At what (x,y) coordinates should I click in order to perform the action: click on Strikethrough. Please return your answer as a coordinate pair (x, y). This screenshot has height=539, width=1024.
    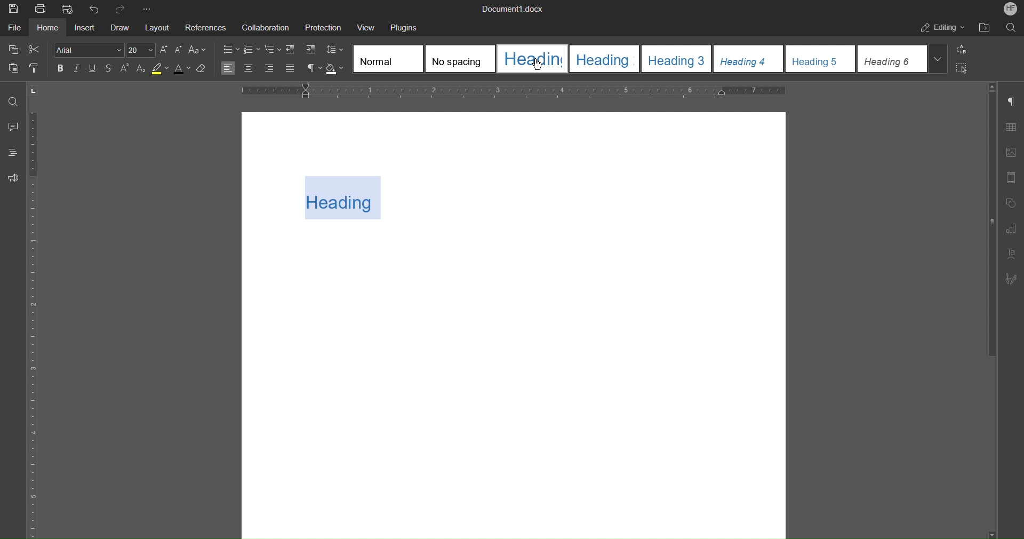
    Looking at the image, I should click on (110, 69).